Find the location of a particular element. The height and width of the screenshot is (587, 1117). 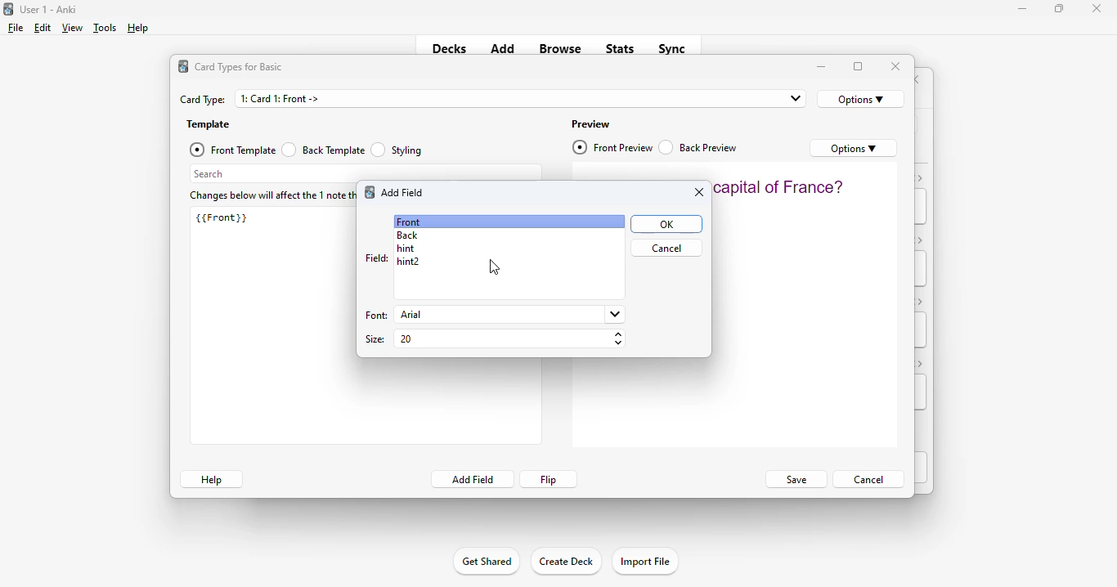

get shared is located at coordinates (486, 561).